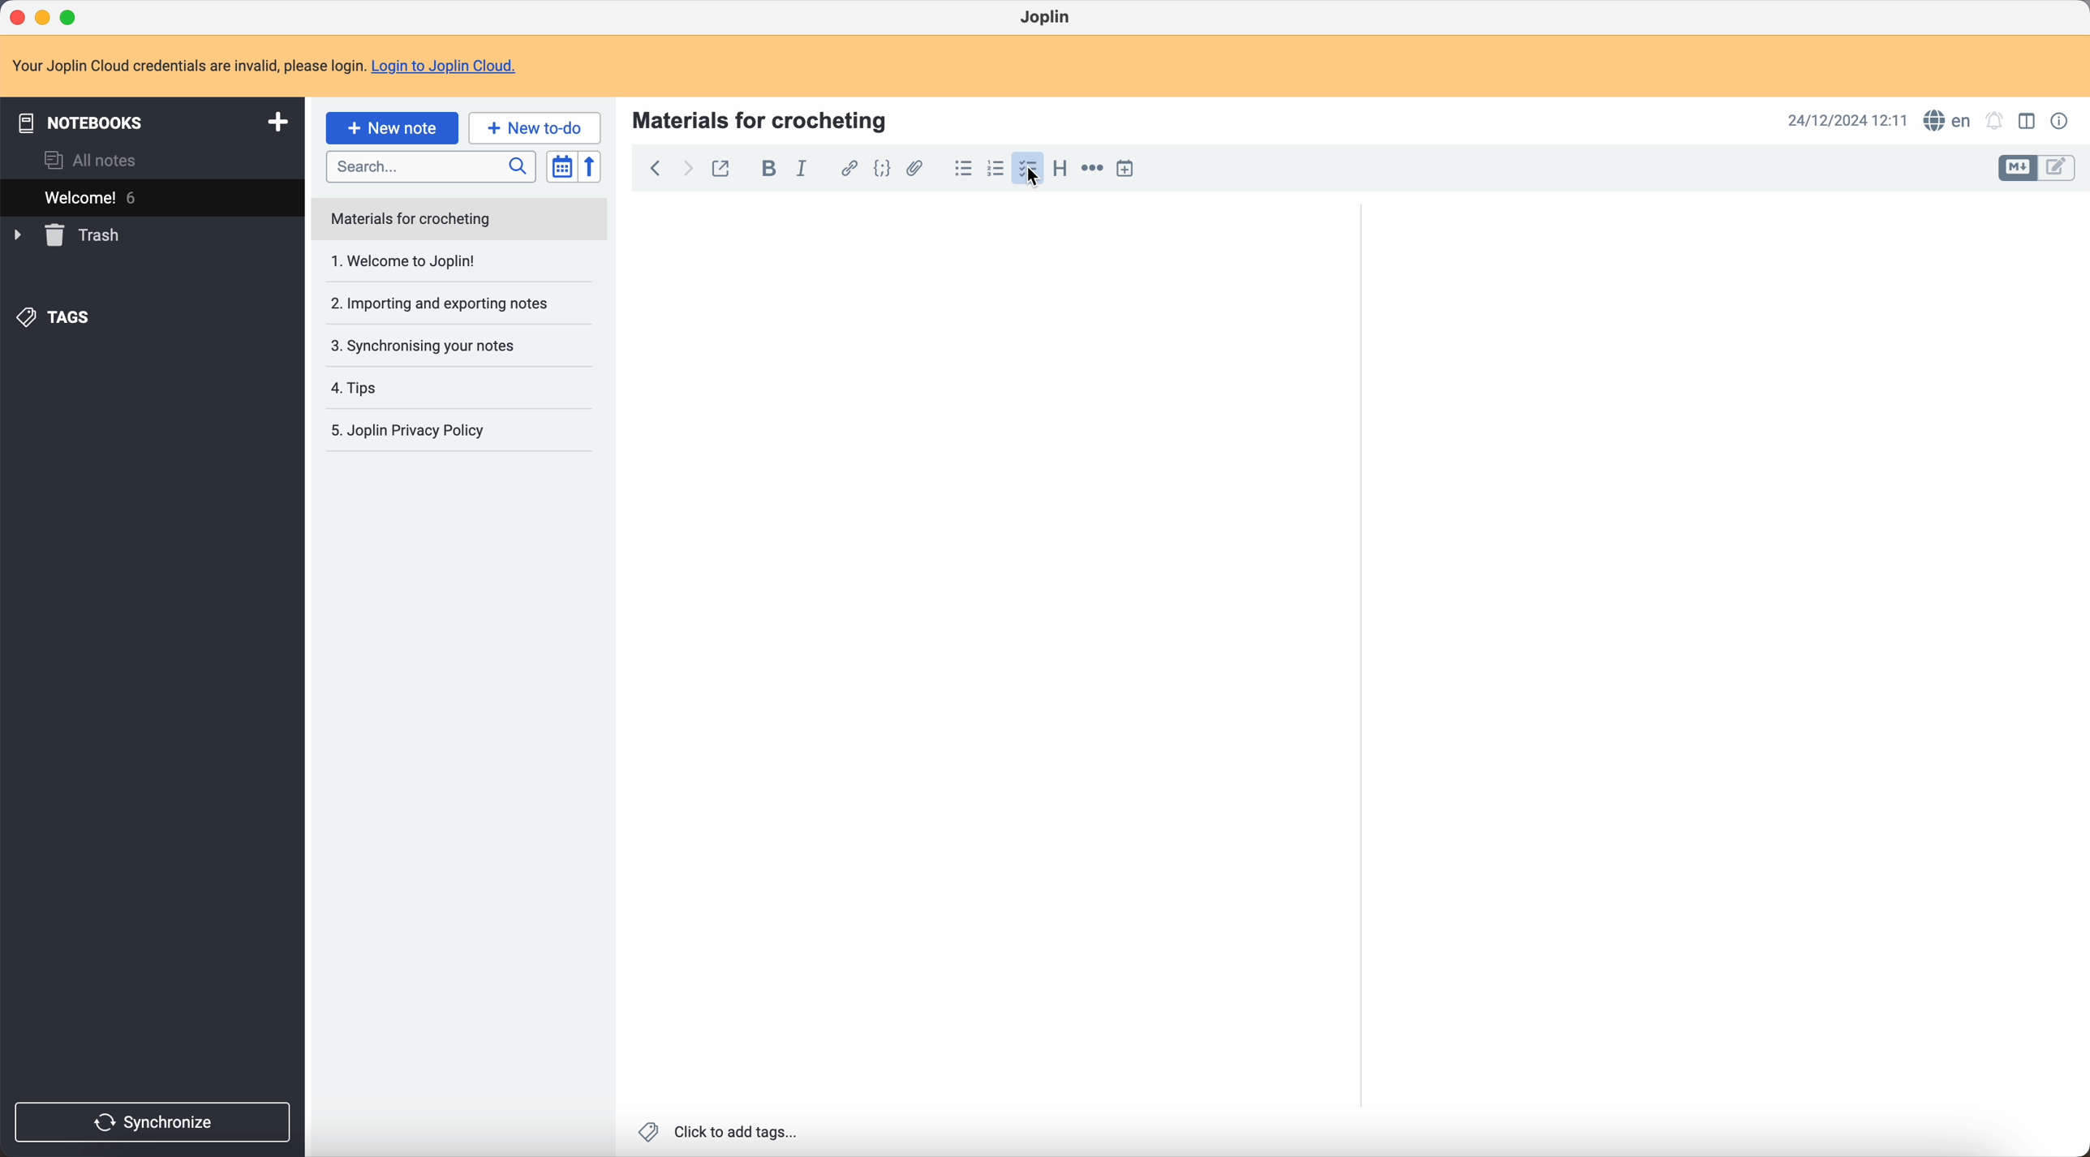 The image size is (2090, 1157). Describe the element at coordinates (265, 66) in the screenshot. I see `note` at that location.